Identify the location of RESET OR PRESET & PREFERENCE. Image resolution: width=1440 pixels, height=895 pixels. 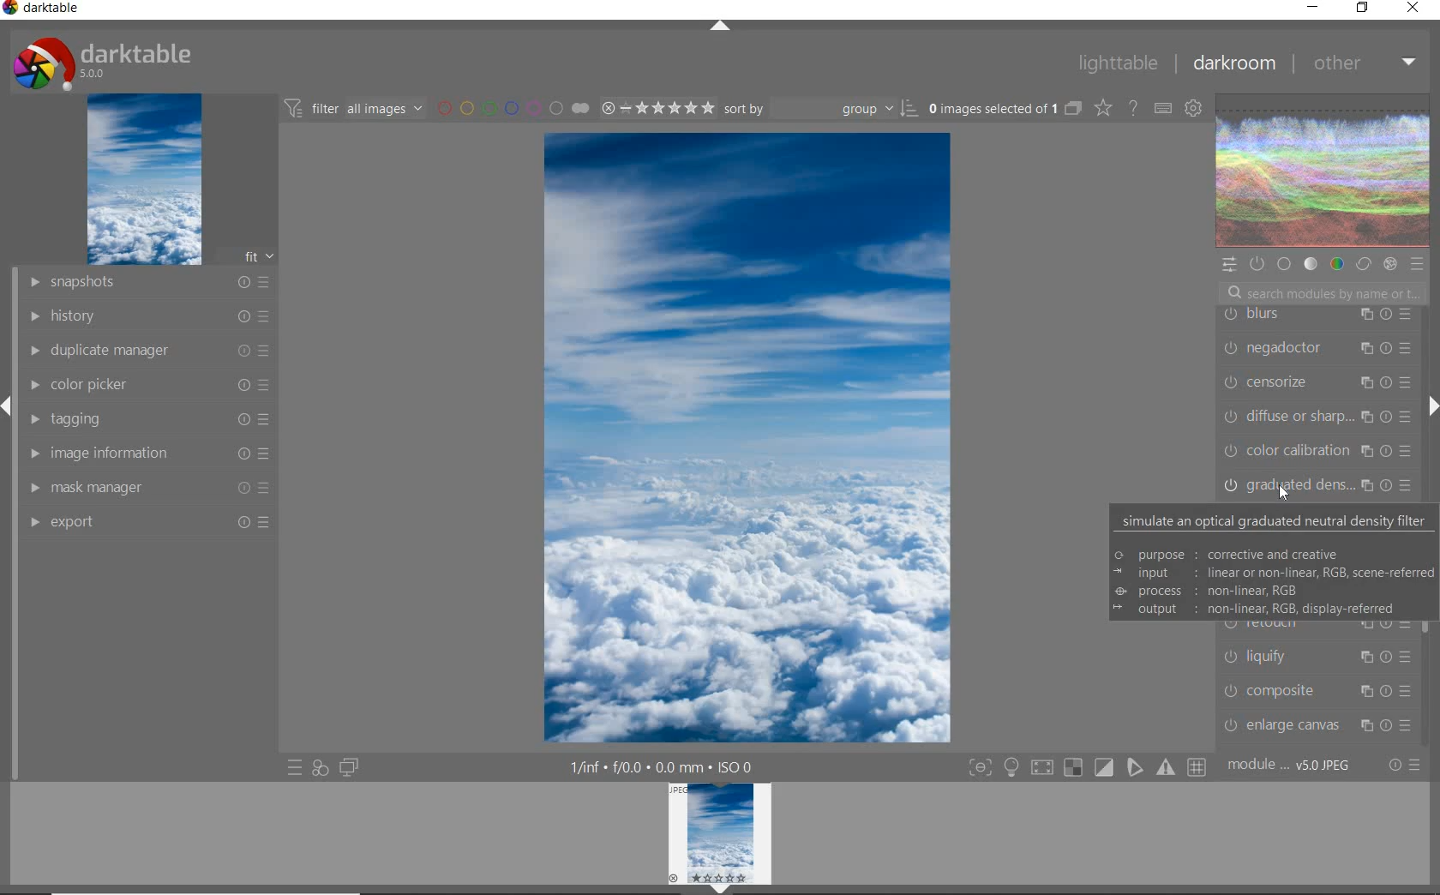
(1403, 764).